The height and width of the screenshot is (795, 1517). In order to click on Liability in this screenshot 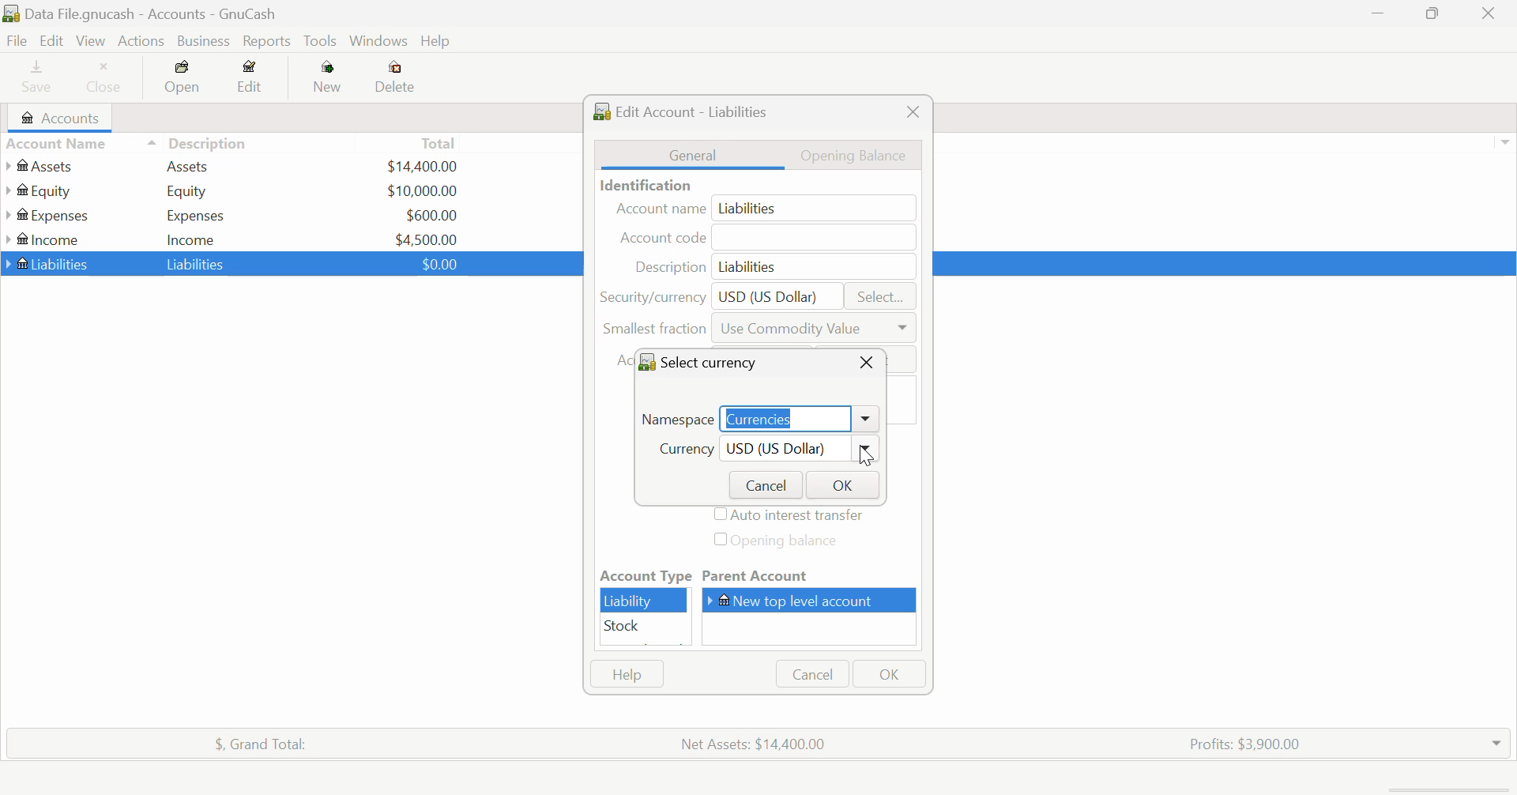, I will do `click(645, 601)`.